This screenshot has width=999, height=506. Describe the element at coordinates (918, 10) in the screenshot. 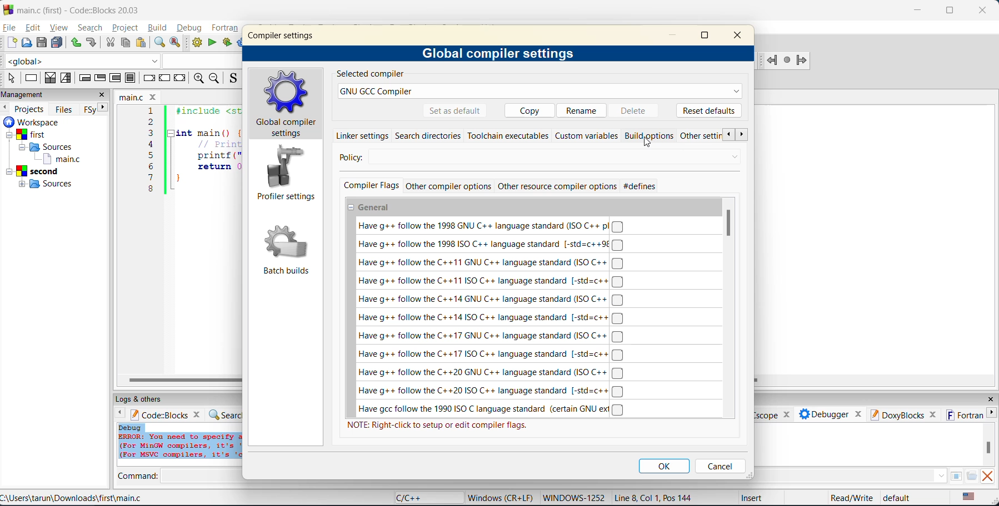

I see `minimize` at that location.